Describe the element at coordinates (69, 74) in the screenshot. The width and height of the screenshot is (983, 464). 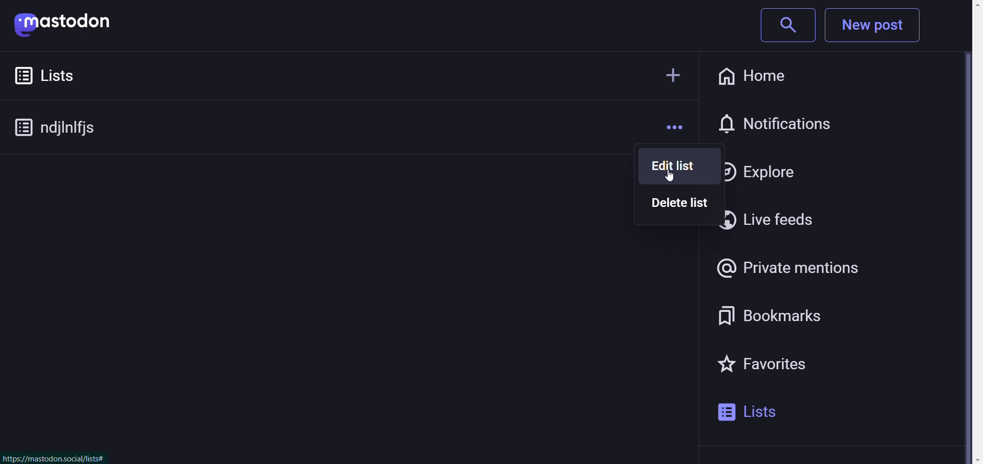
I see `Lists` at that location.